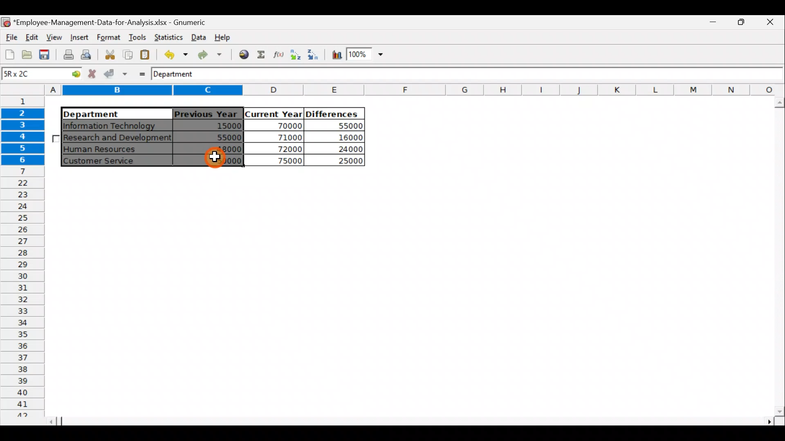 Image resolution: width=785 pixels, height=441 pixels. I want to click on 16000, so click(344, 138).